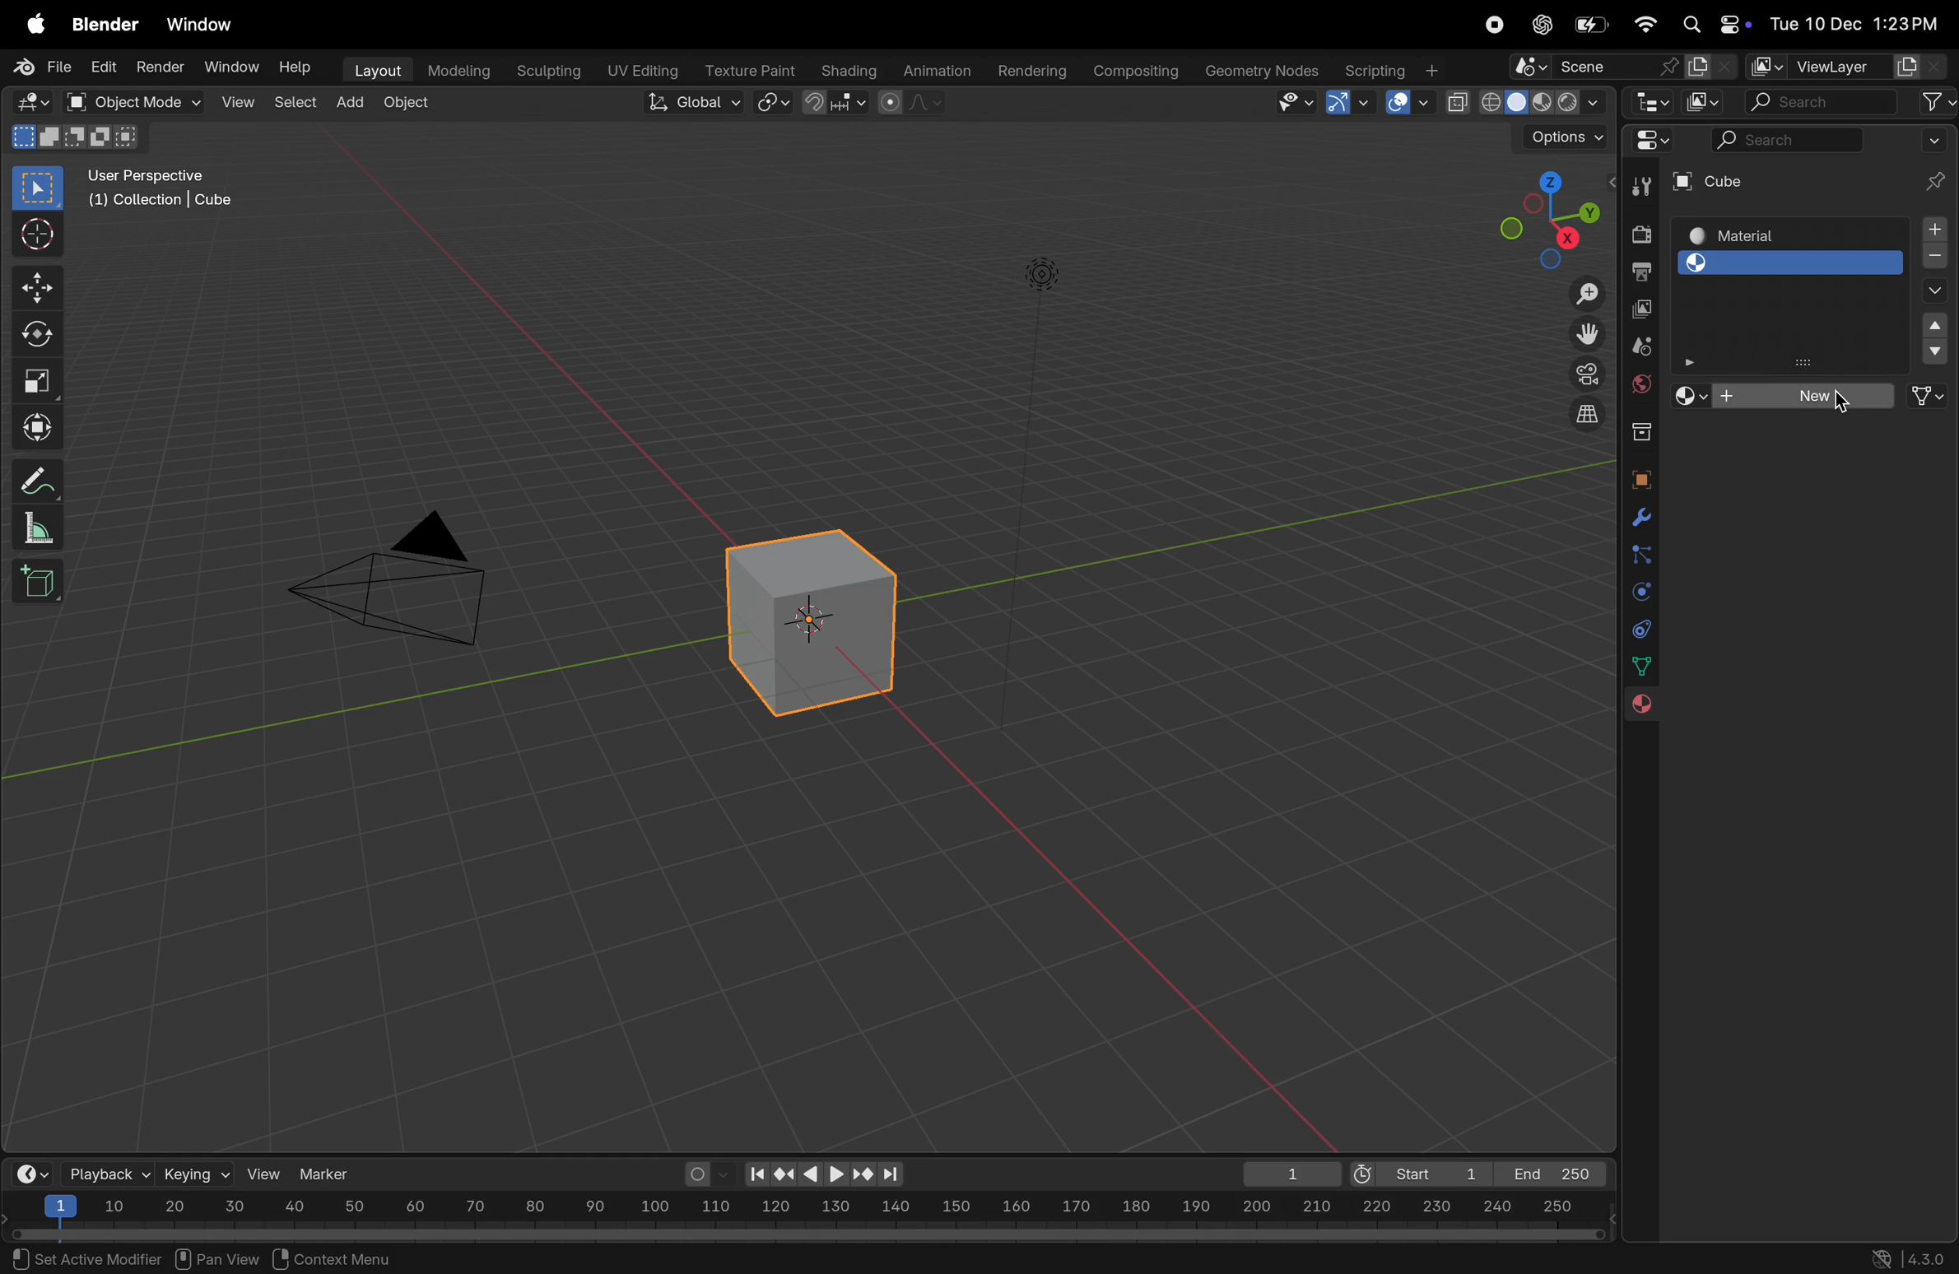 The width and height of the screenshot is (1959, 1274). I want to click on 3D cube, so click(37, 580).